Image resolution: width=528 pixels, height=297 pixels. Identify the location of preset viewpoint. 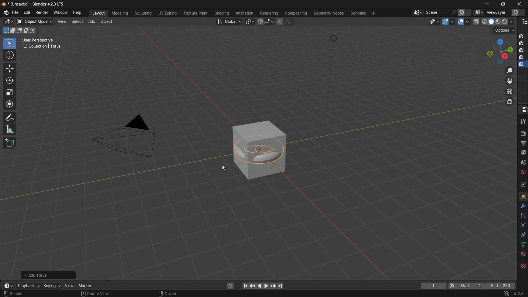
(500, 52).